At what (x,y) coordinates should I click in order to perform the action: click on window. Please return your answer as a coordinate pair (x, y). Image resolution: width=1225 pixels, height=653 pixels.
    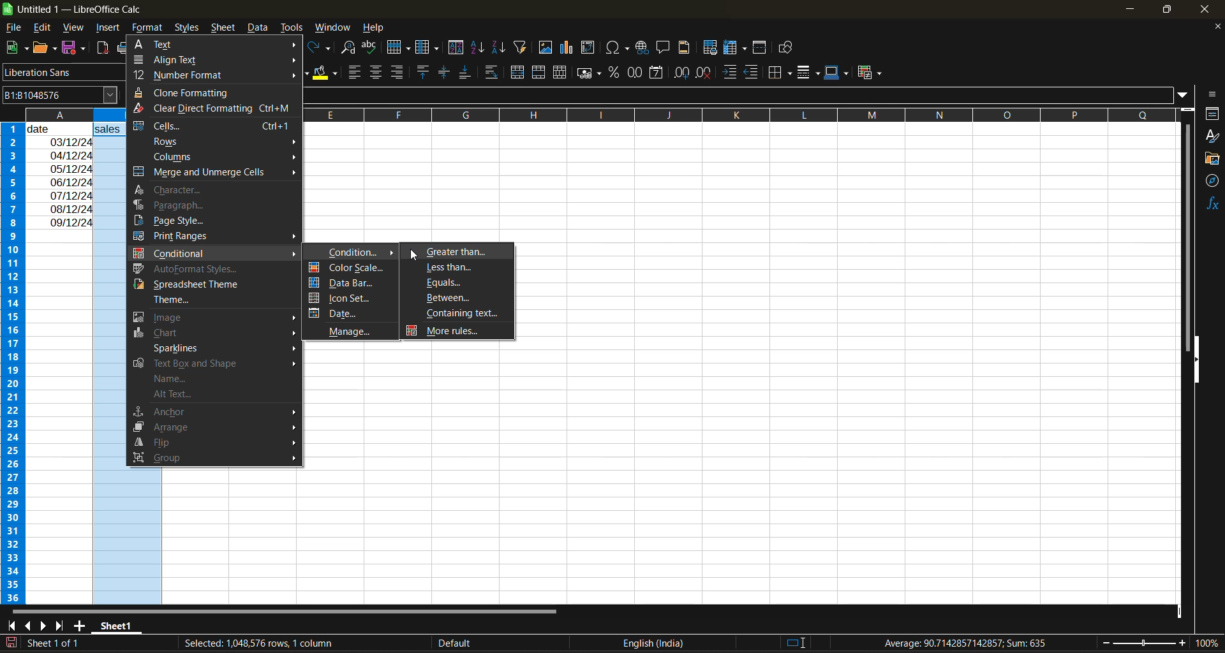
    Looking at the image, I should click on (332, 29).